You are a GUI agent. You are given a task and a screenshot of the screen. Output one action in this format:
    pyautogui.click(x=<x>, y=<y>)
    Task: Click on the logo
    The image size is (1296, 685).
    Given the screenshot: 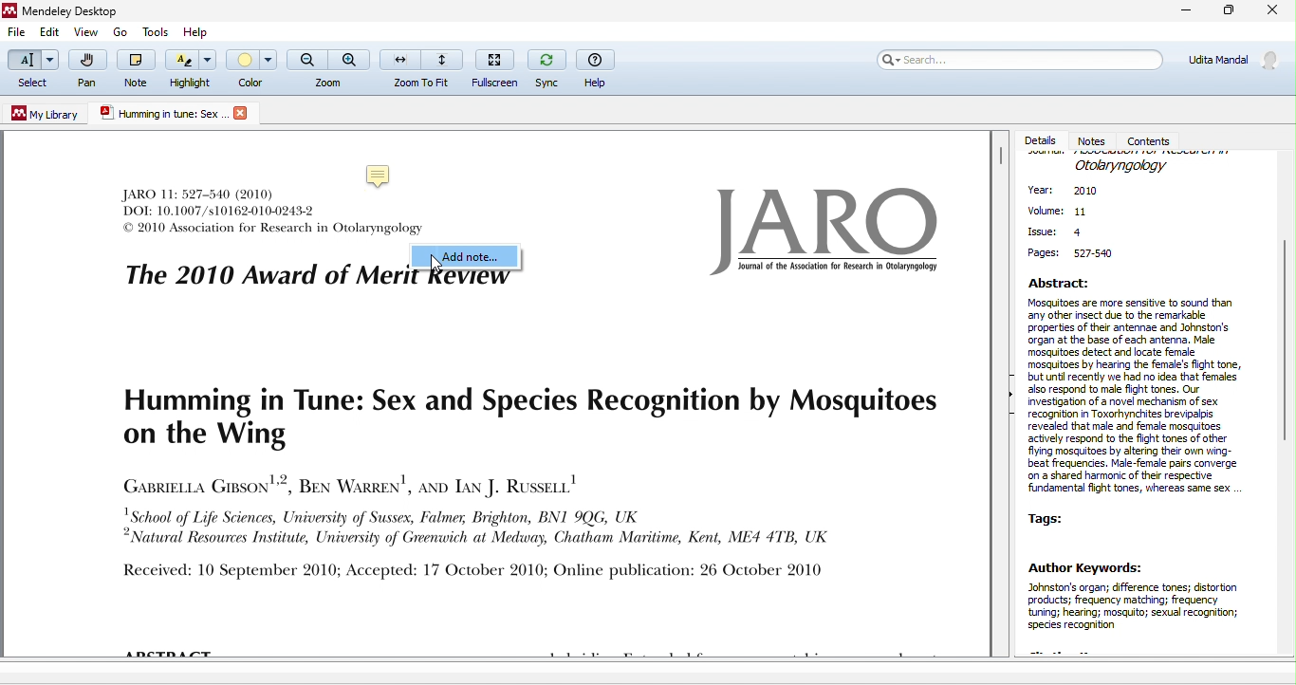 What is the action you would take?
    pyautogui.click(x=819, y=230)
    